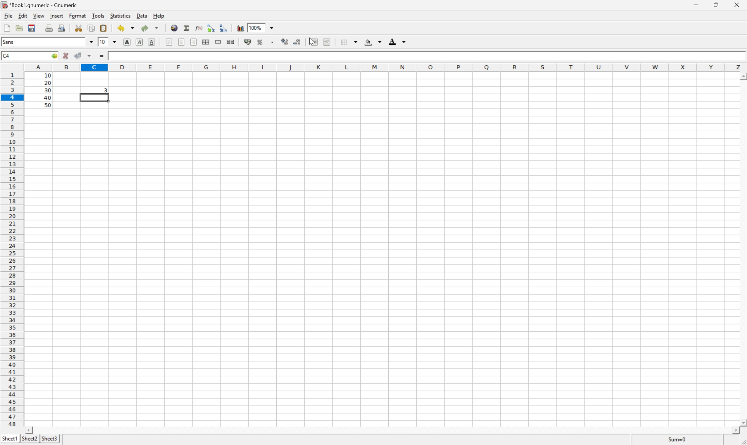  What do you see at coordinates (20, 27) in the screenshot?
I see `Open a file` at bounding box center [20, 27].